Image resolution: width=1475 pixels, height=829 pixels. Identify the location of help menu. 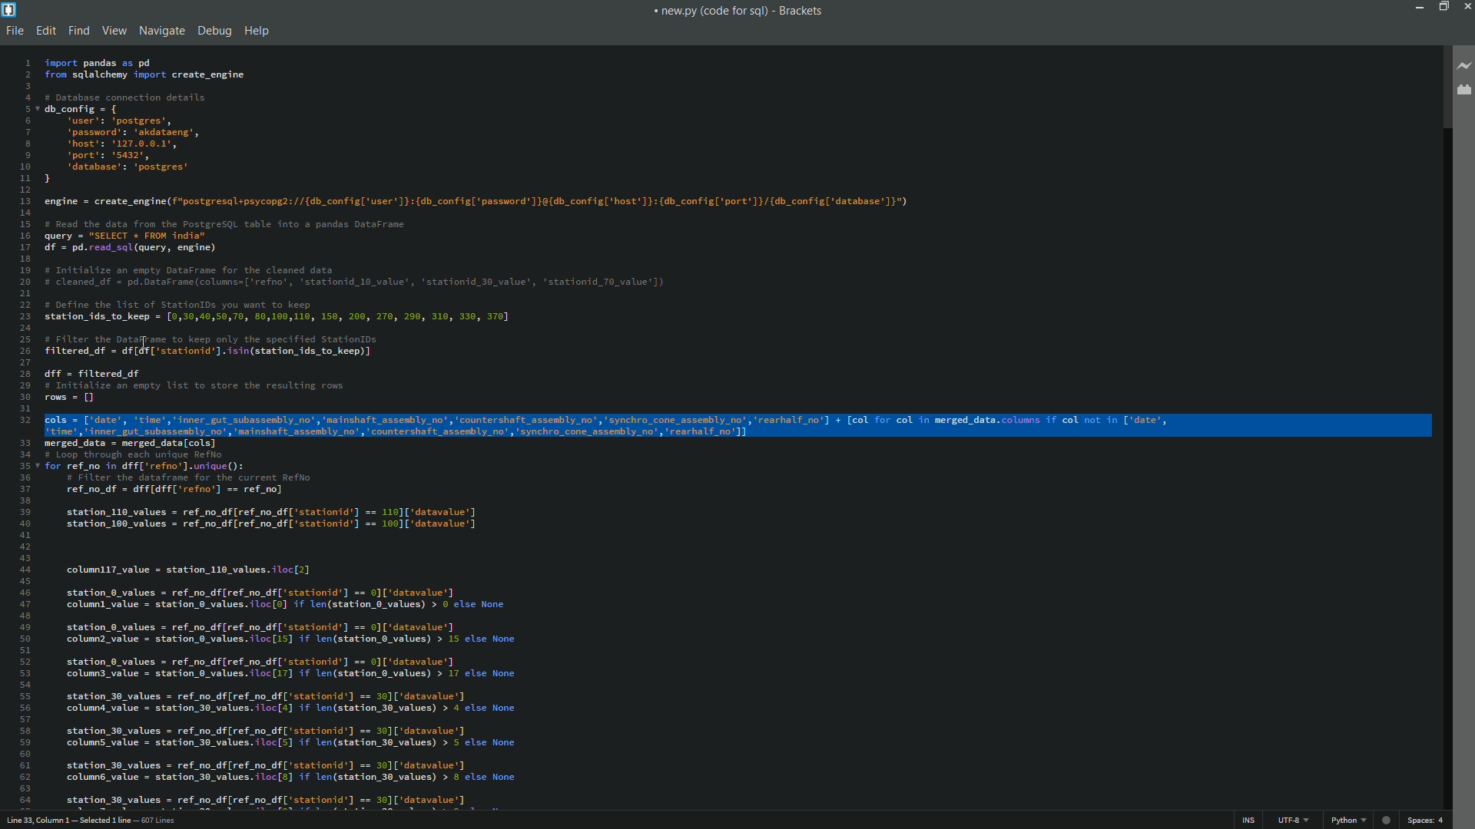
(259, 32).